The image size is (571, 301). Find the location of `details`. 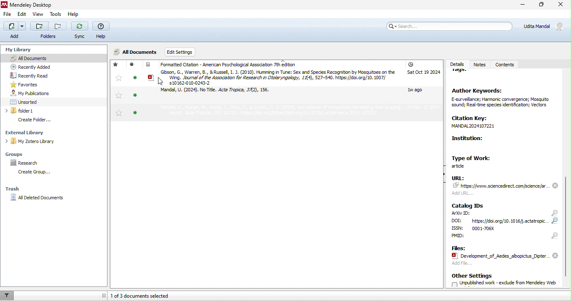

details is located at coordinates (456, 62).